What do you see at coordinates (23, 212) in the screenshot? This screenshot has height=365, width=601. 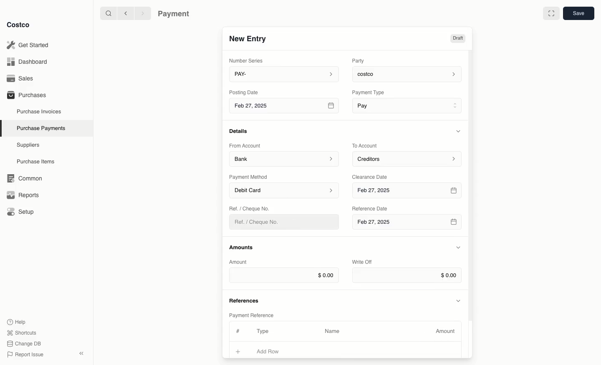 I see `Setup` at bounding box center [23, 212].